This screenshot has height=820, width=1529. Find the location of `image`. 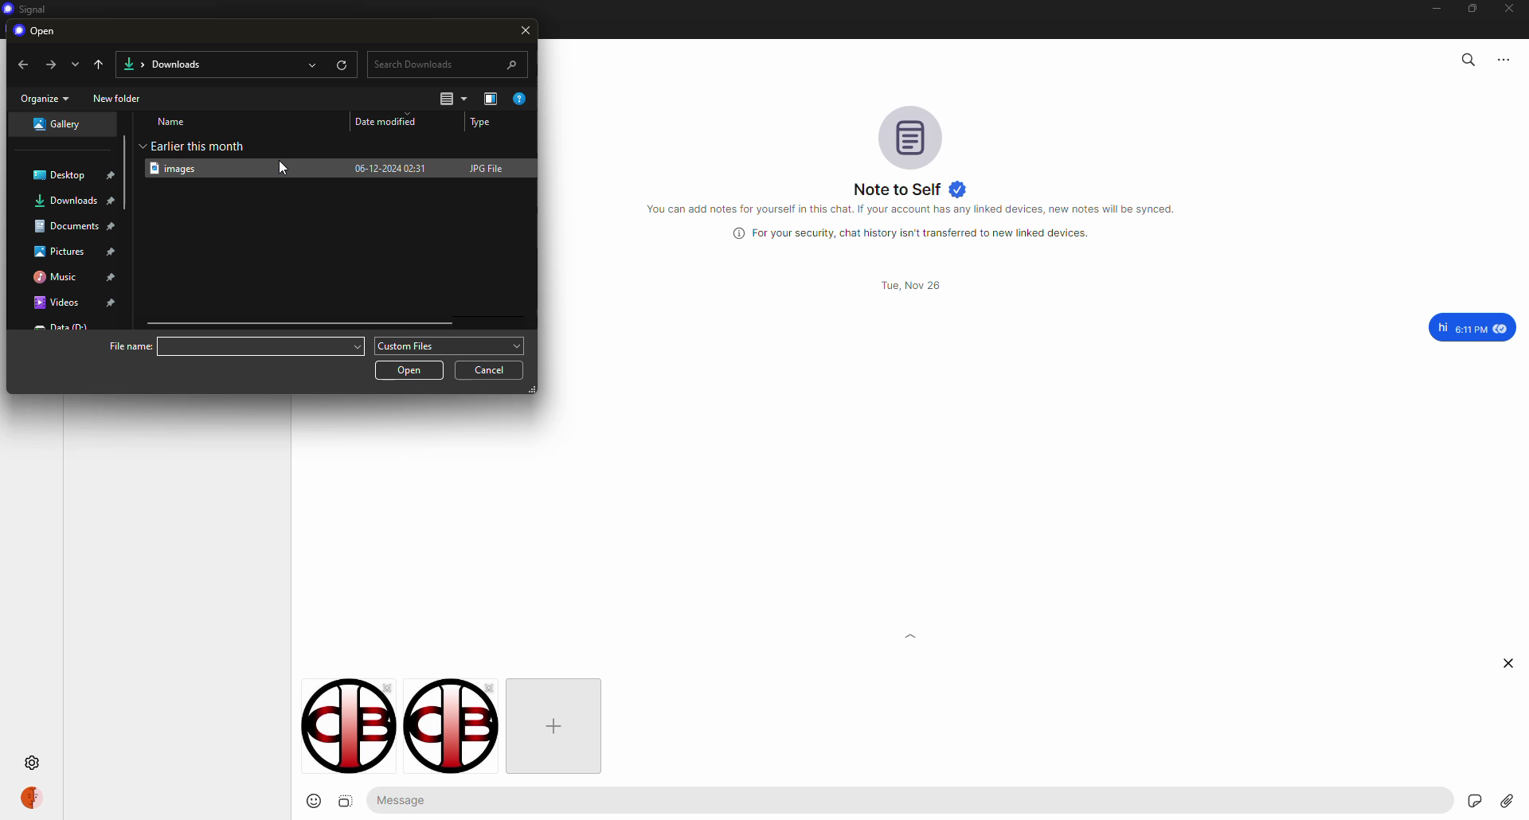

image is located at coordinates (347, 802).